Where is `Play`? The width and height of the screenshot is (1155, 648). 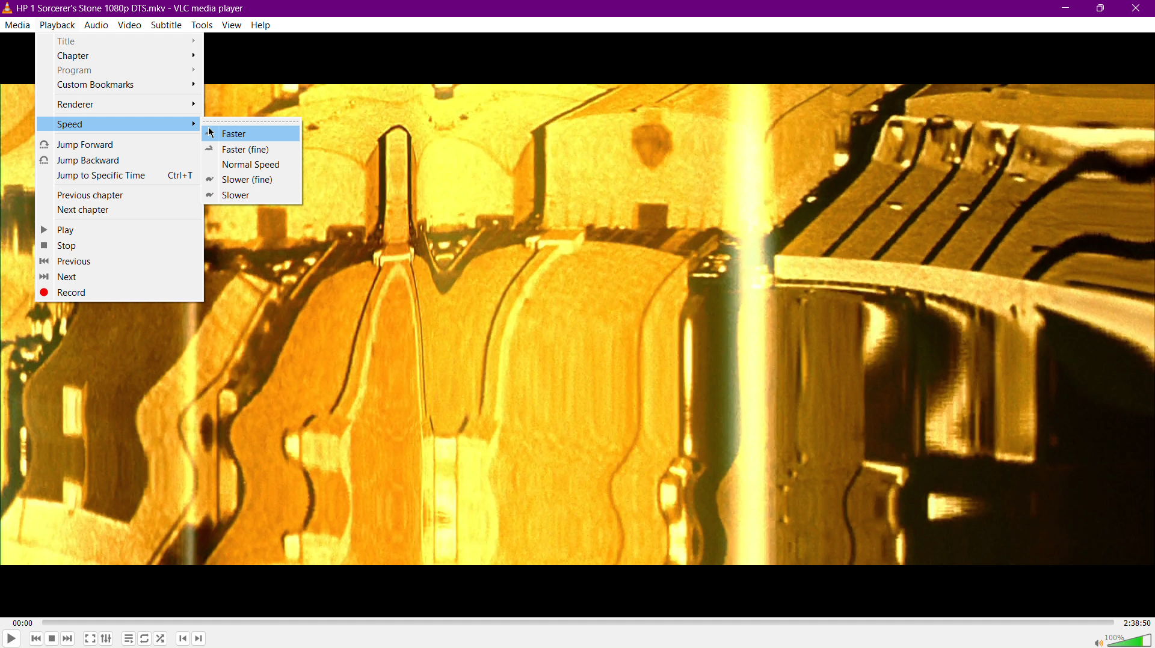 Play is located at coordinates (11, 639).